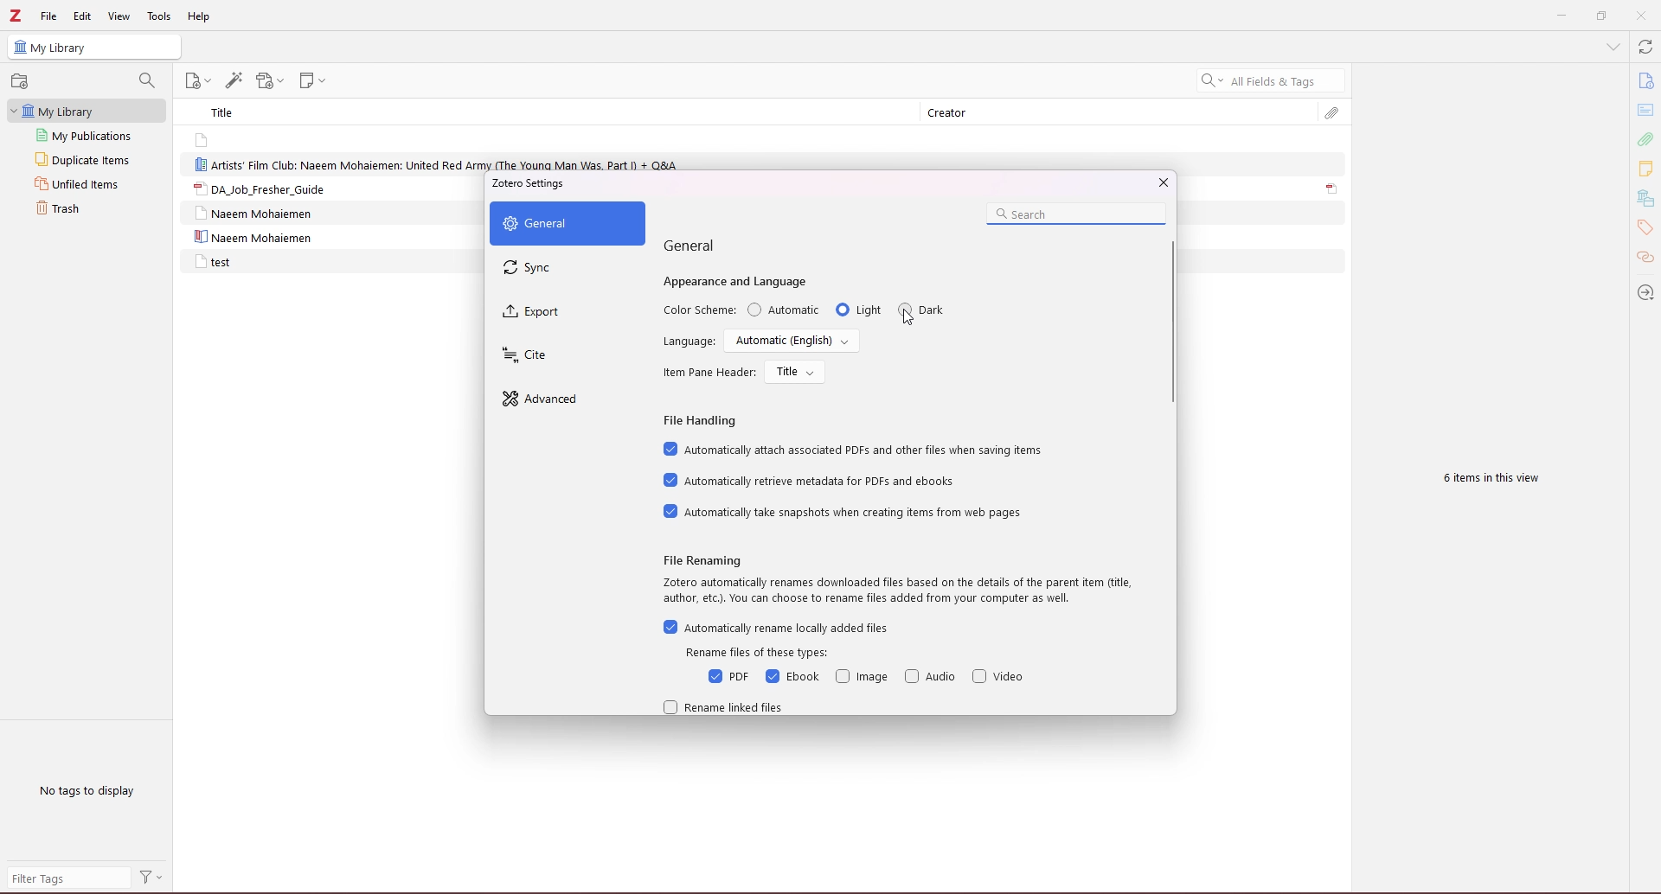 This screenshot has width=1661, height=894. I want to click on appearance and language, so click(738, 282).